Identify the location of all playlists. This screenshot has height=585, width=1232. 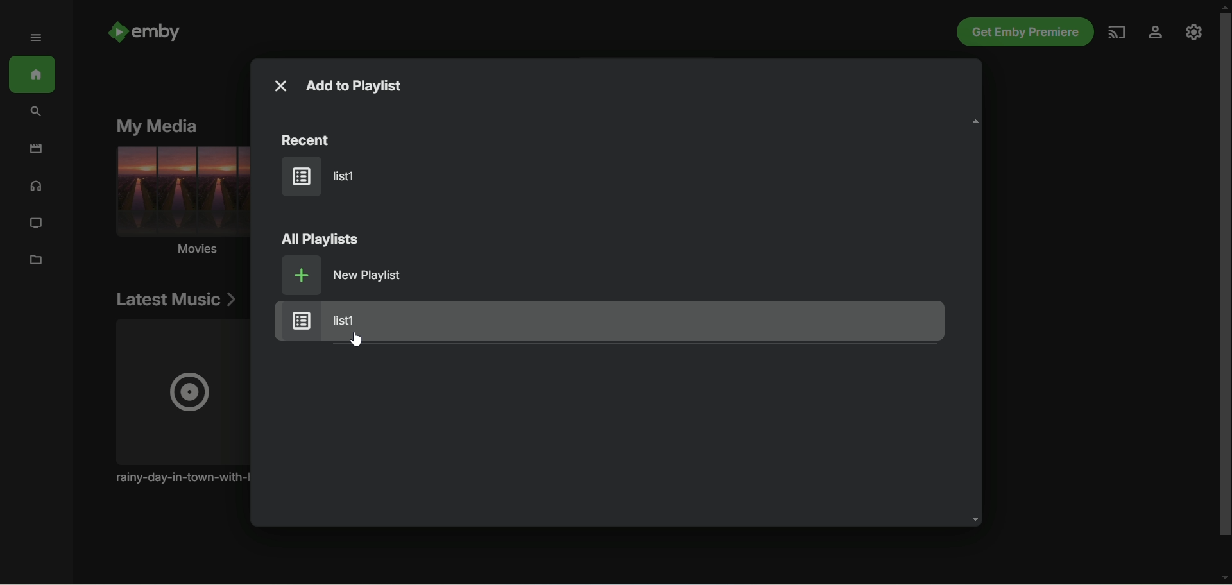
(321, 239).